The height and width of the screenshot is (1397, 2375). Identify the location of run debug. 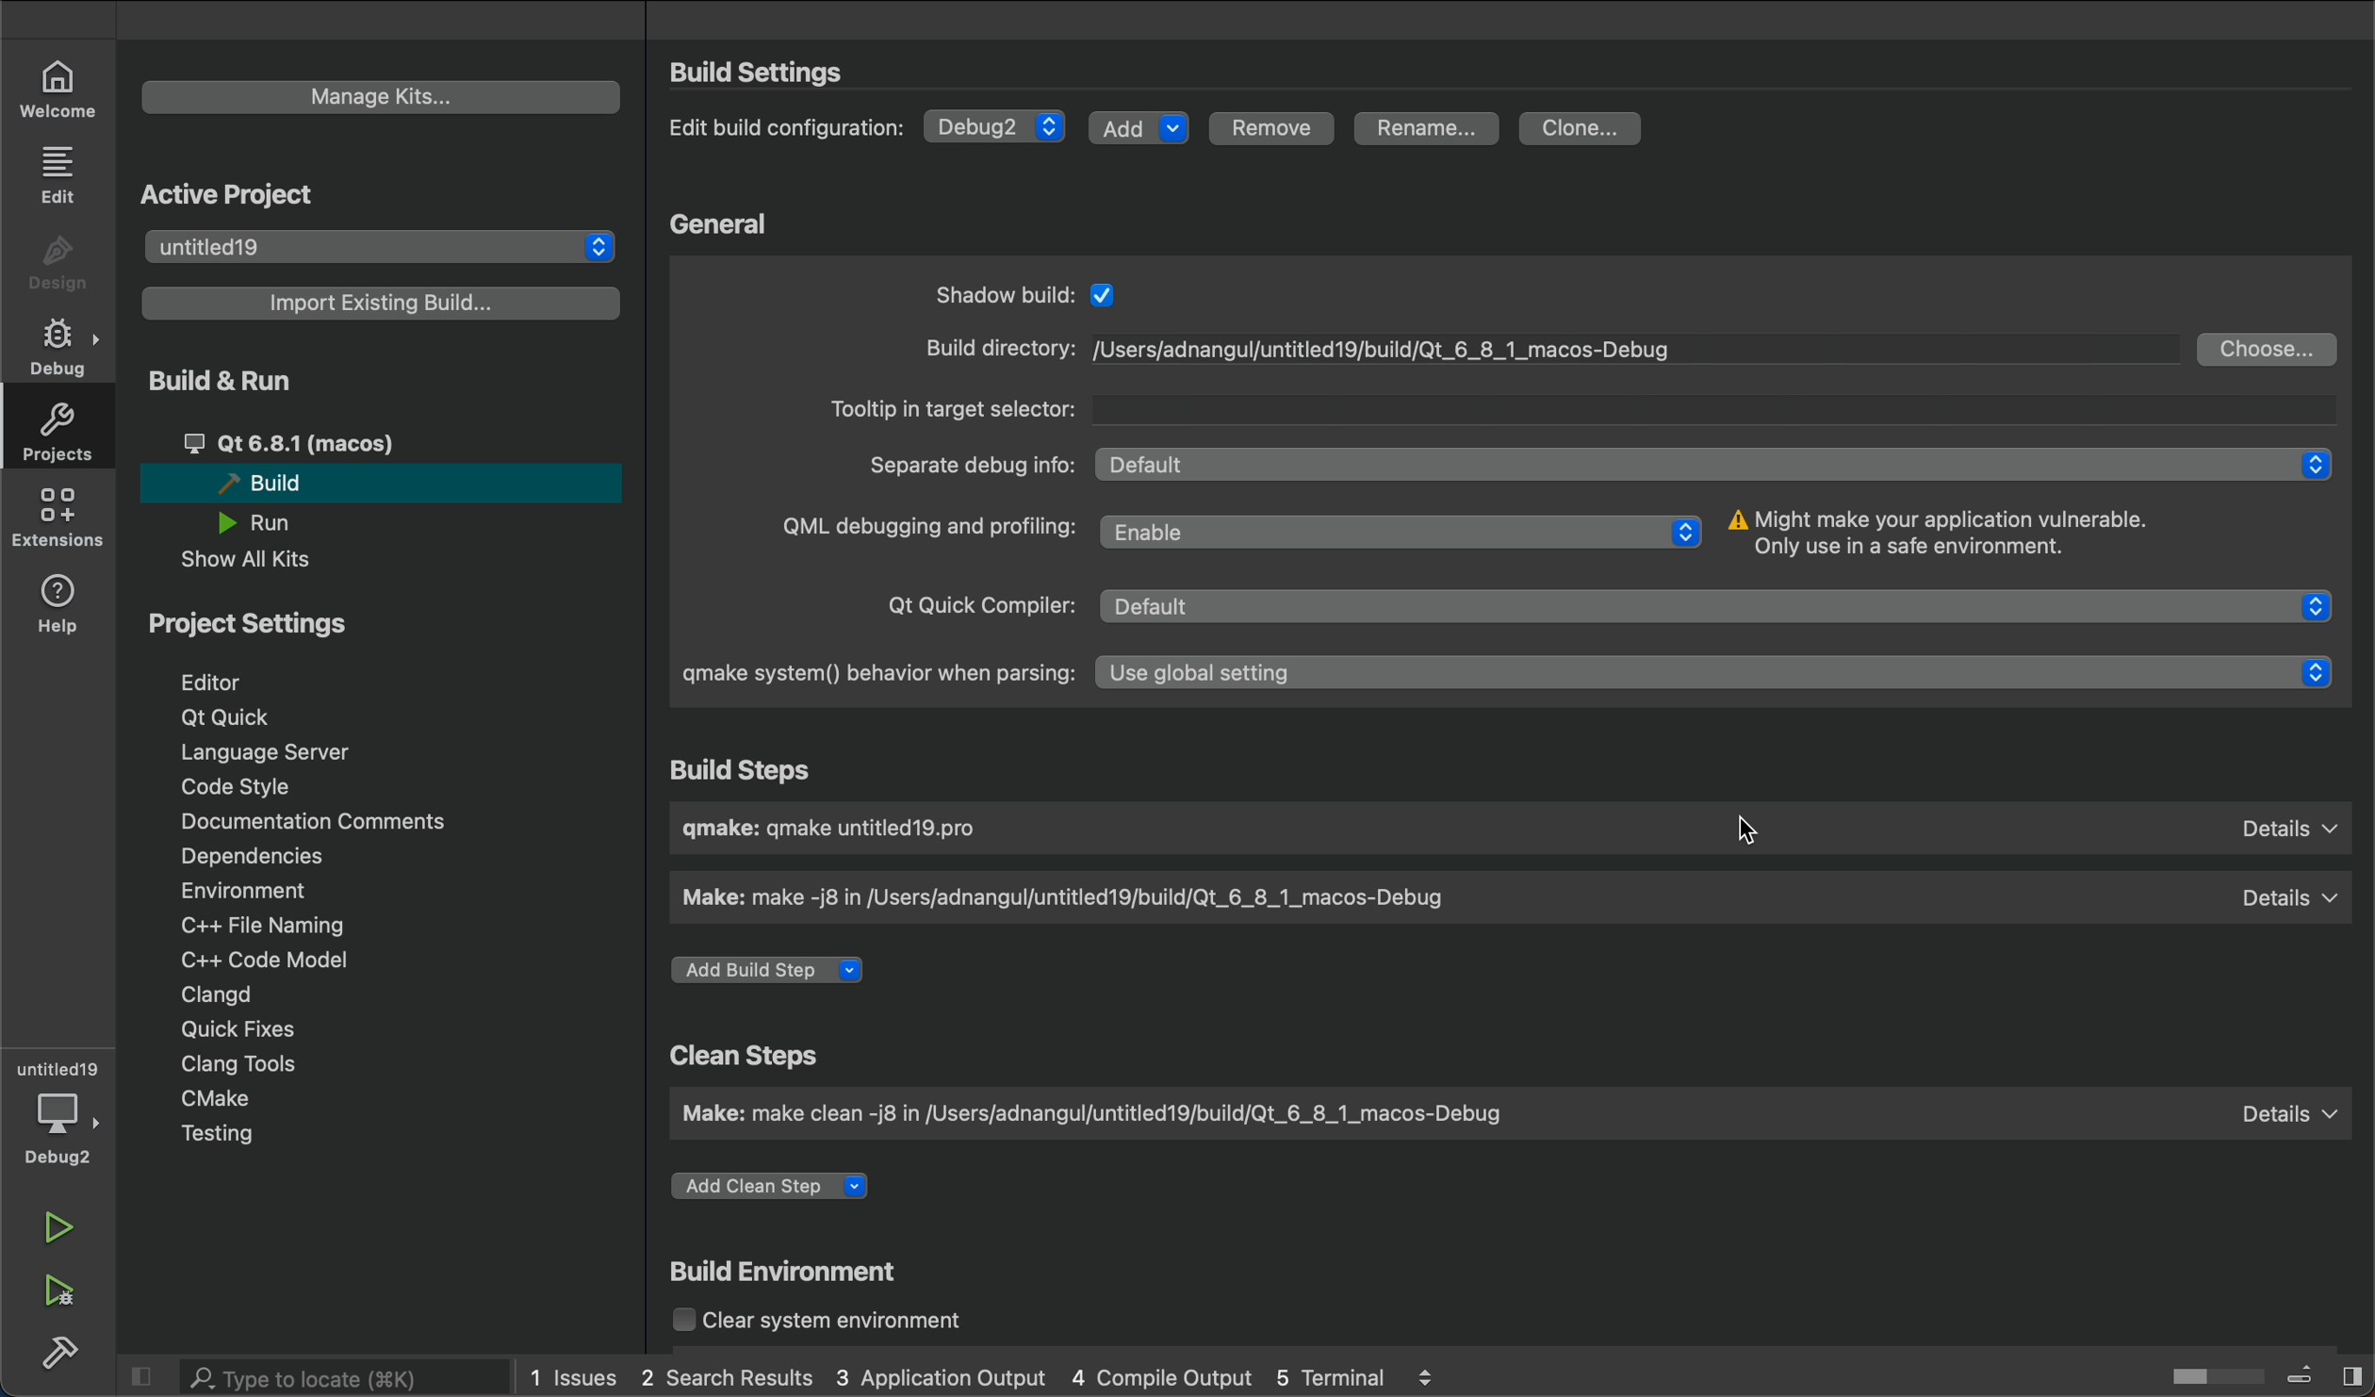
(61, 1288).